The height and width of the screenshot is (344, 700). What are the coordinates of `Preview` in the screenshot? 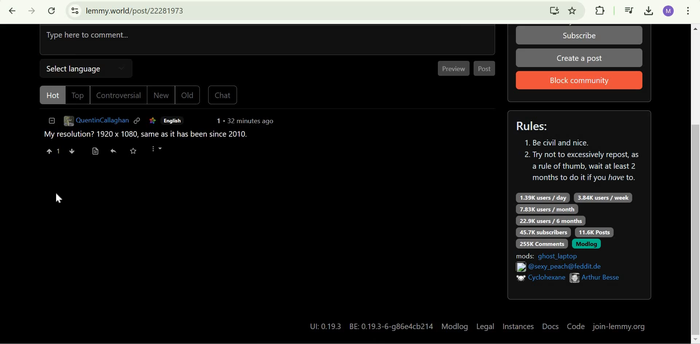 It's located at (454, 68).